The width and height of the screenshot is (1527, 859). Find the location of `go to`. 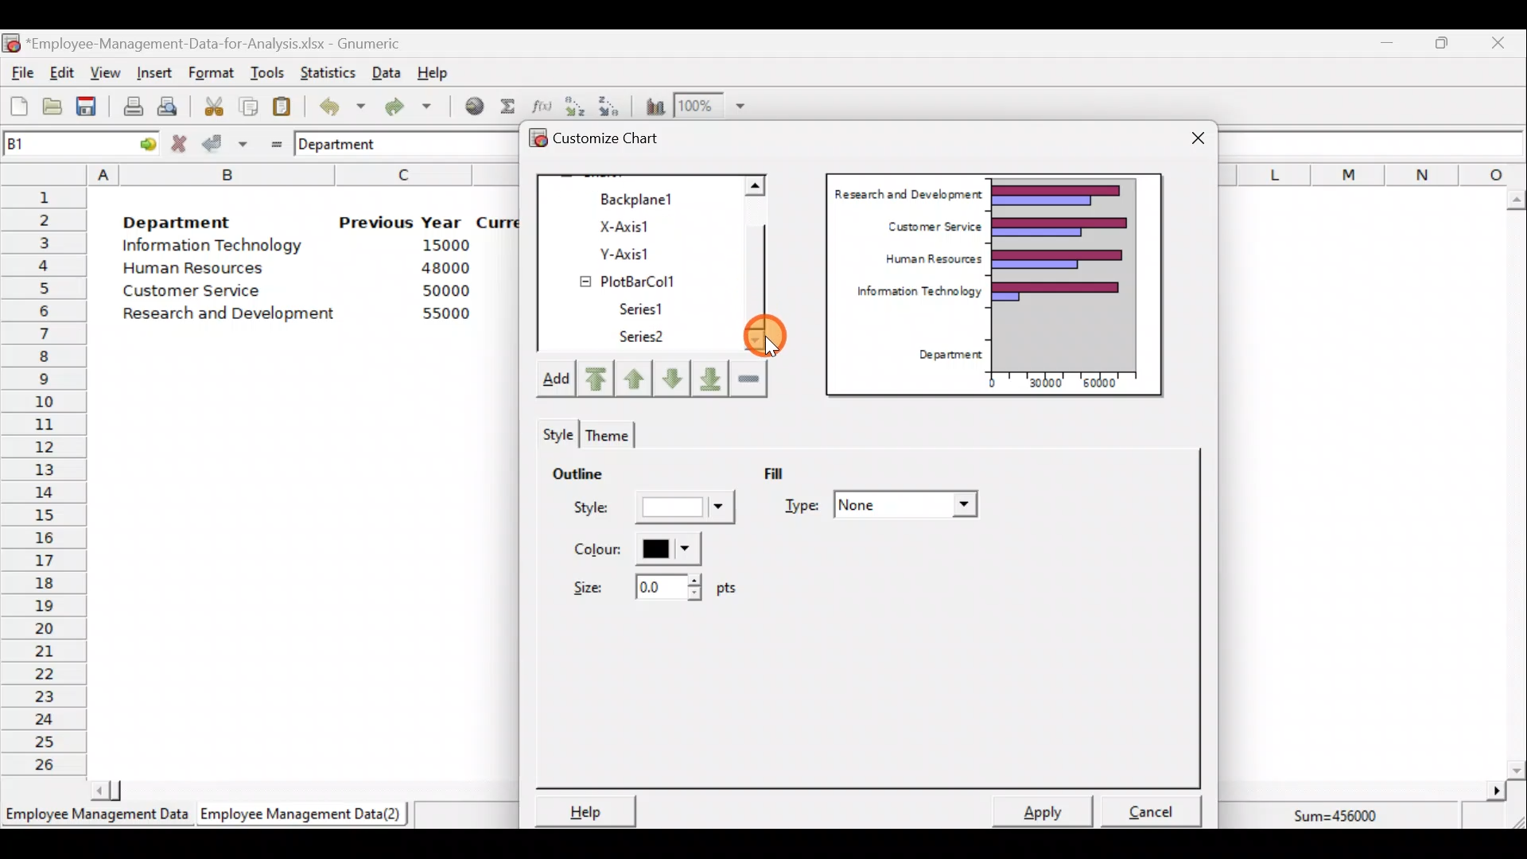

go to is located at coordinates (142, 142).